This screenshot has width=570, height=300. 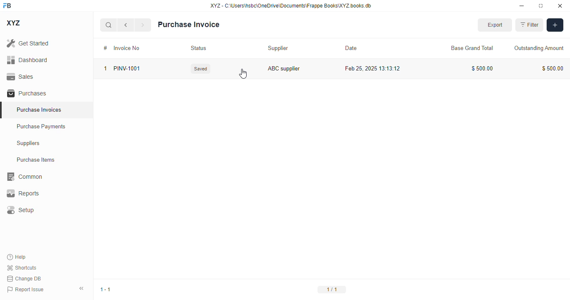 What do you see at coordinates (143, 25) in the screenshot?
I see `next` at bounding box center [143, 25].